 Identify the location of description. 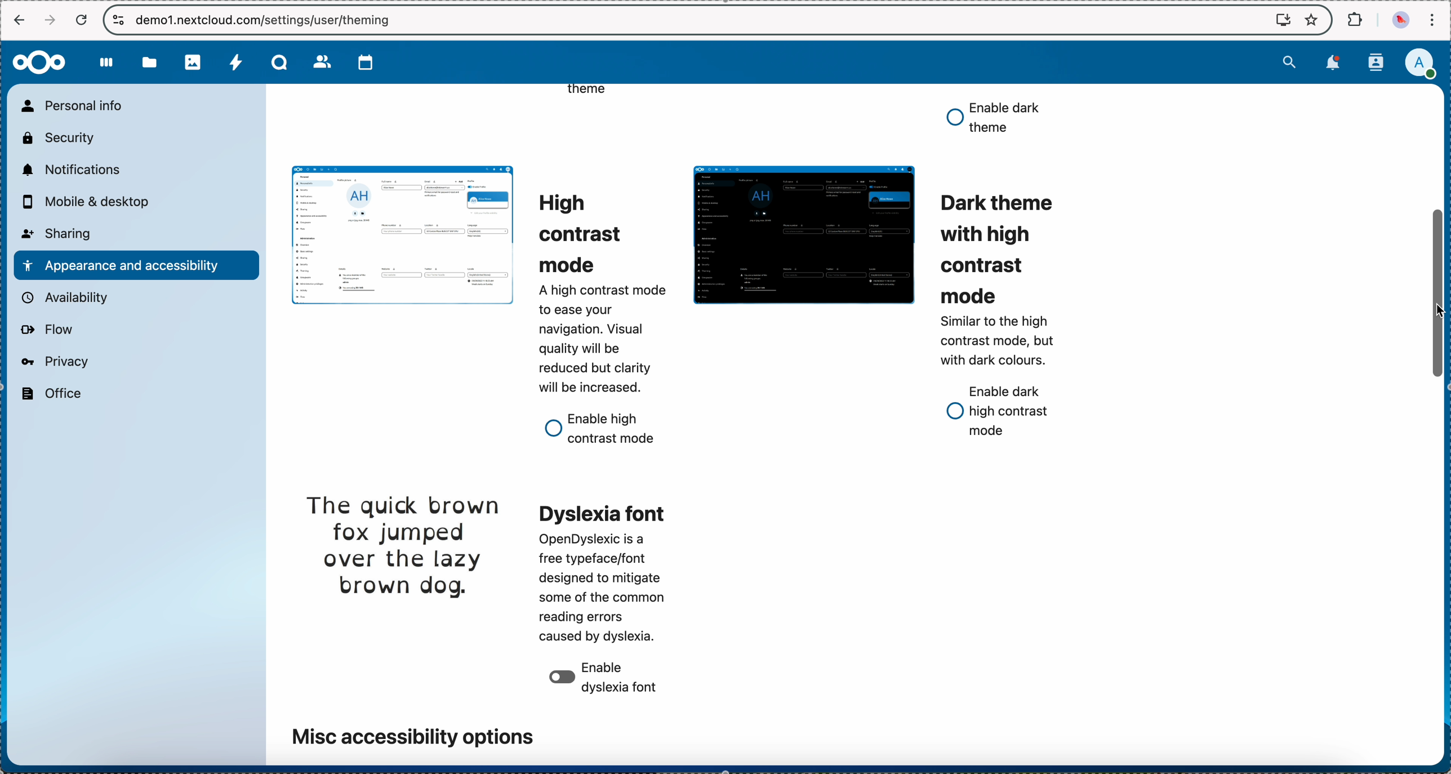
(1000, 339).